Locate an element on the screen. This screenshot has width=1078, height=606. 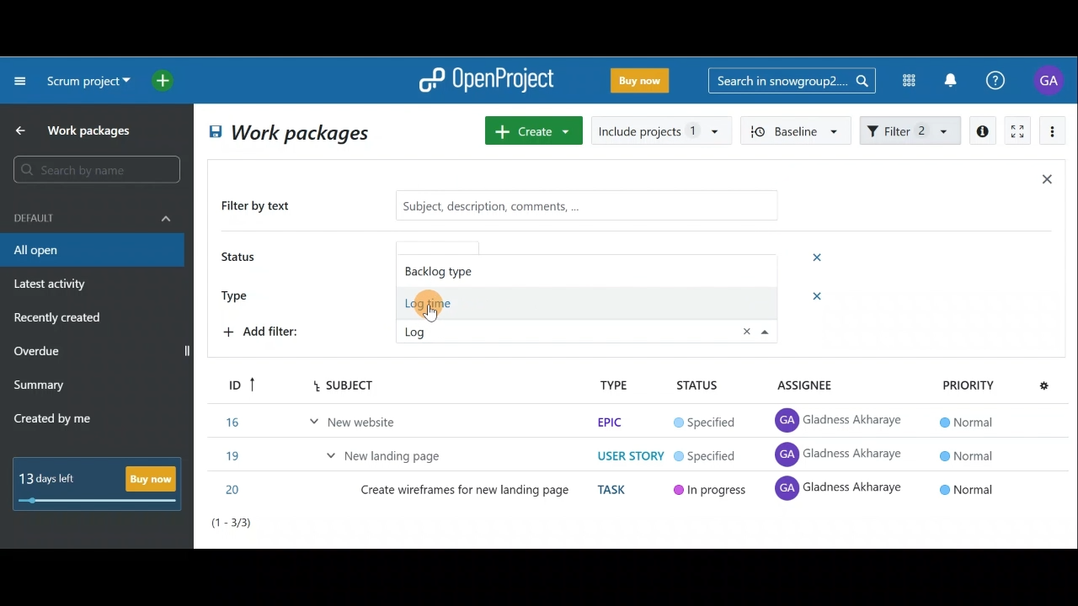
normal is located at coordinates (969, 488).